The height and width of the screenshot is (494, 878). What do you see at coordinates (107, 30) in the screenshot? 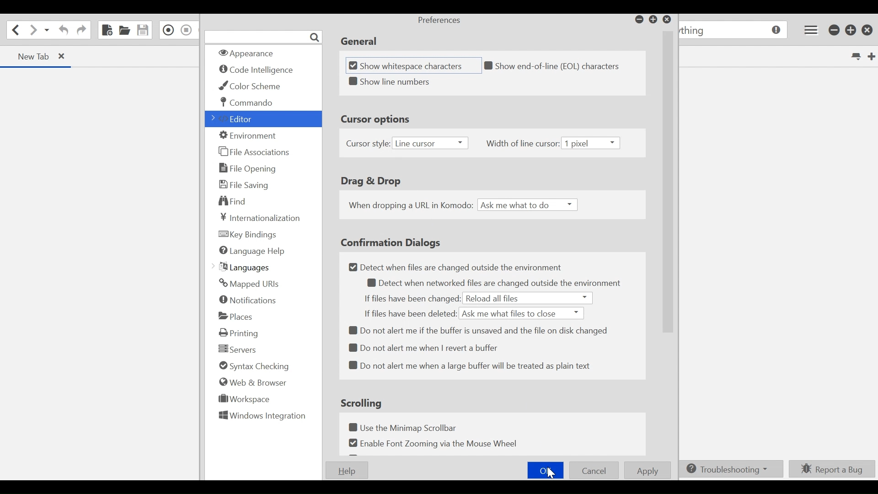
I see `New File` at bounding box center [107, 30].